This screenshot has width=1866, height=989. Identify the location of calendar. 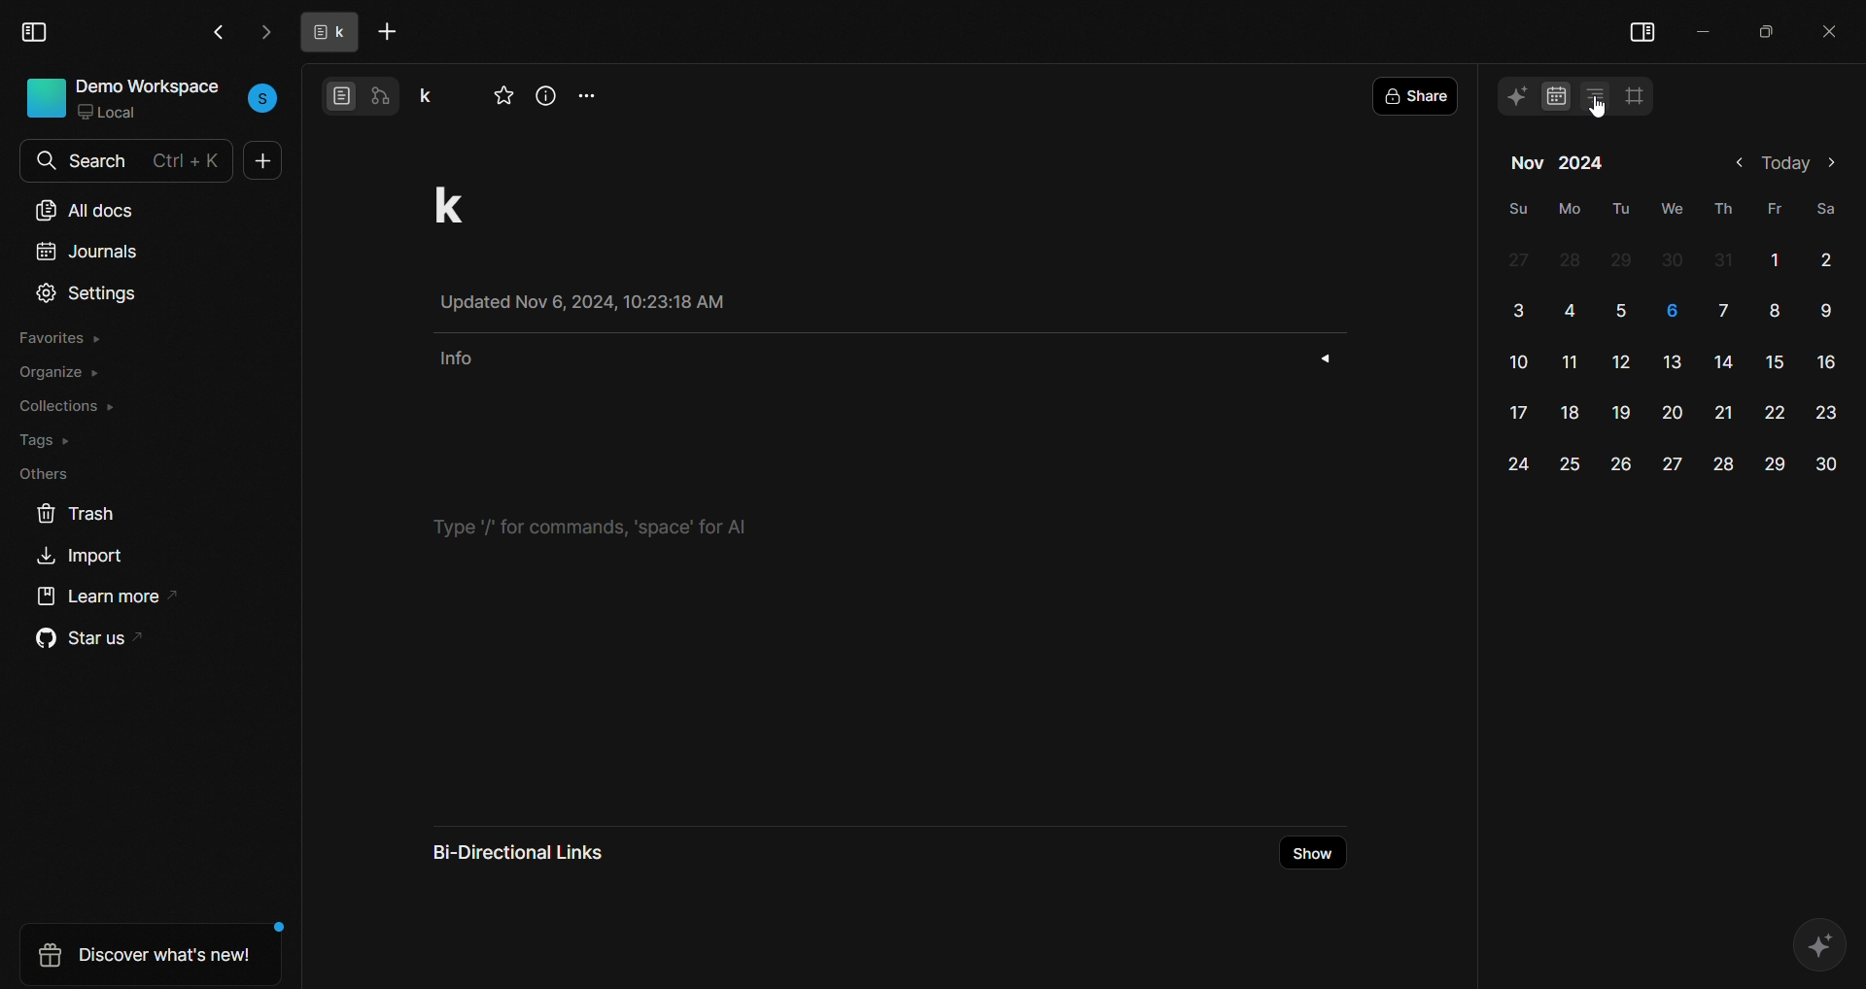
(1550, 98).